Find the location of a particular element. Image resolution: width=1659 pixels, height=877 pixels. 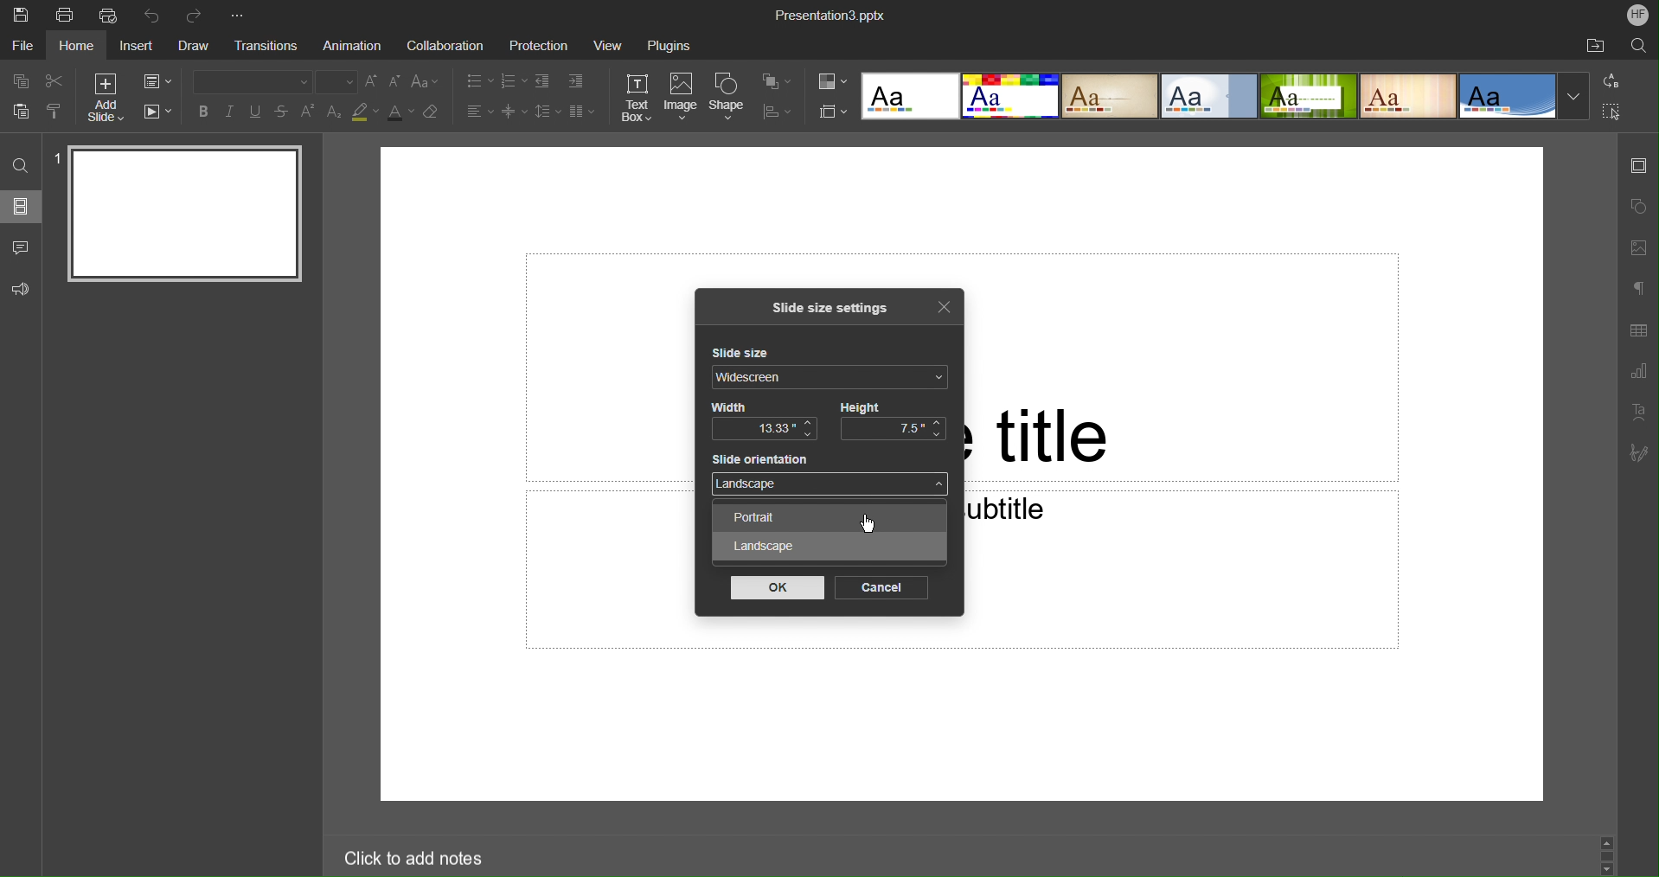

Arrange is located at coordinates (776, 82).